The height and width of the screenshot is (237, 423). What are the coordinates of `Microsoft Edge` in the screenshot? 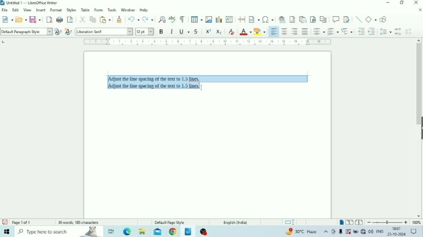 It's located at (127, 232).